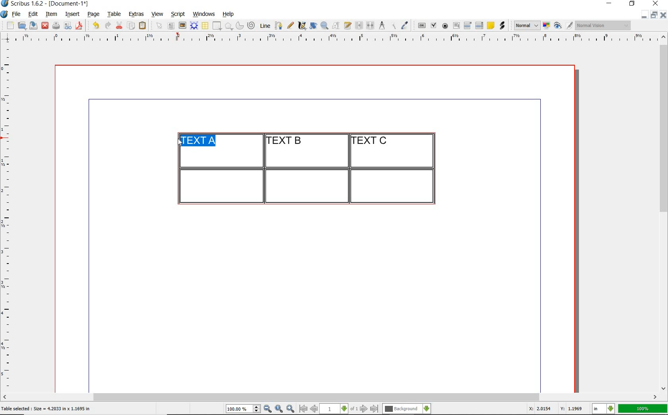 The image size is (668, 415). Describe the element at coordinates (654, 14) in the screenshot. I see `restore` at that location.